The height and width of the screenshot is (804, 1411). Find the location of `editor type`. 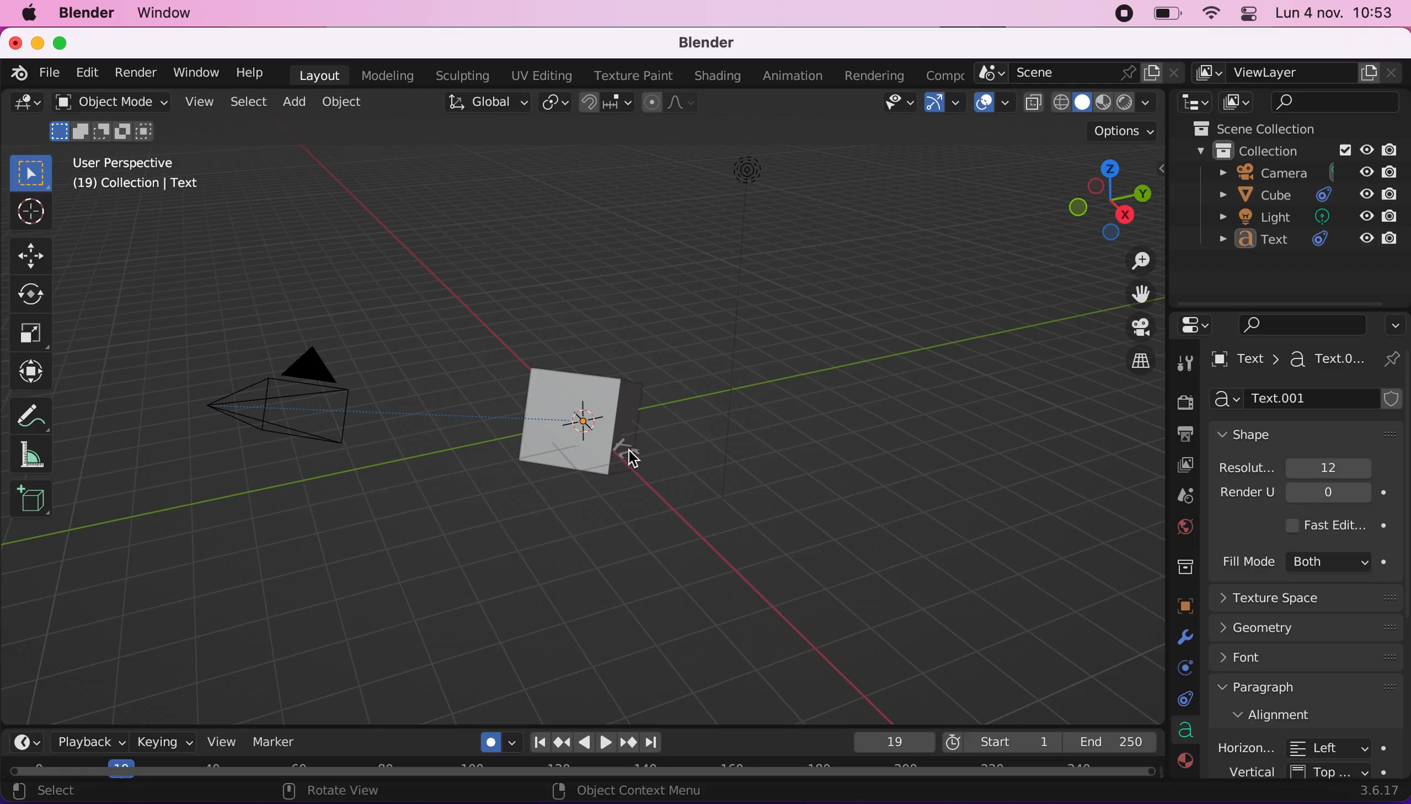

editor type is located at coordinates (23, 105).